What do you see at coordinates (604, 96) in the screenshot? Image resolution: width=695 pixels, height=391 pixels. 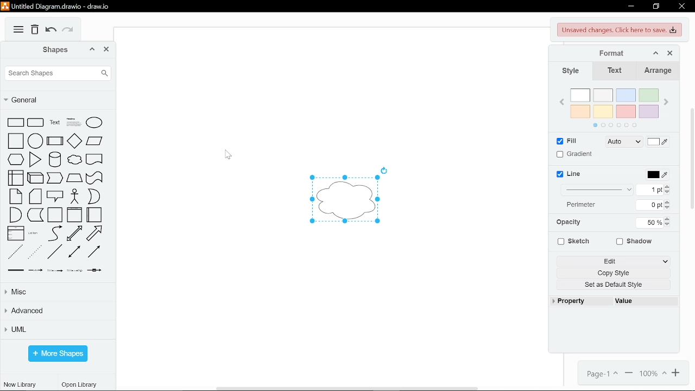 I see `ash` at bounding box center [604, 96].